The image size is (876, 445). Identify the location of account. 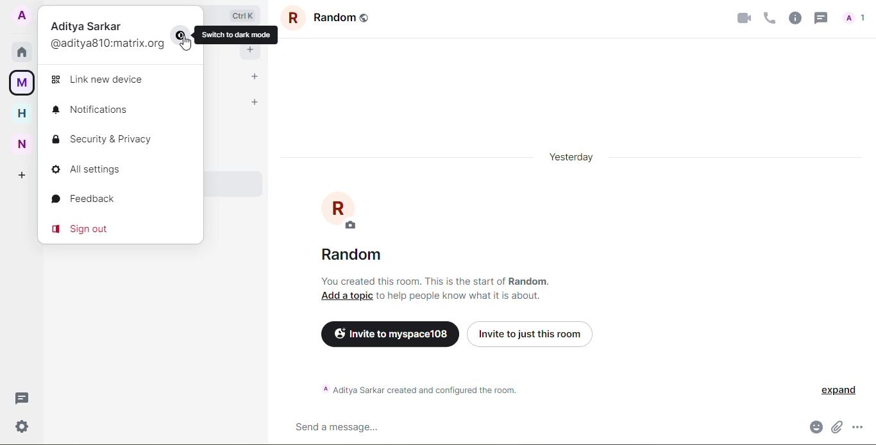
(22, 16).